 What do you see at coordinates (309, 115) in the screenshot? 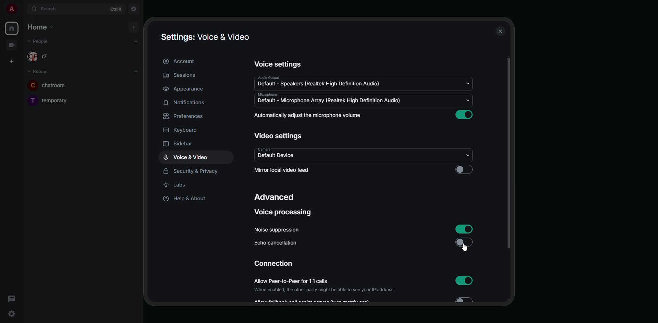
I see `automatically adjust mic volume` at bounding box center [309, 115].